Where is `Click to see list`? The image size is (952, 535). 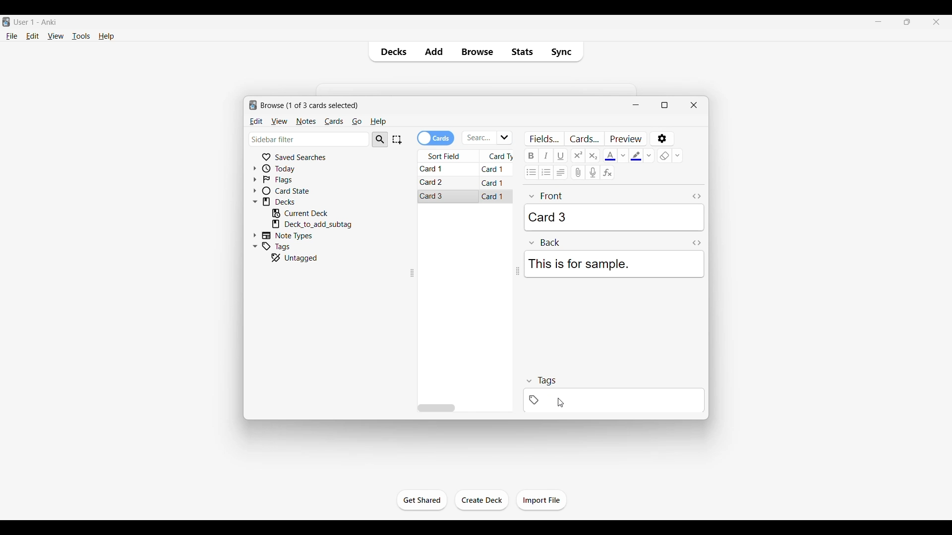 Click to see list is located at coordinates (505, 138).